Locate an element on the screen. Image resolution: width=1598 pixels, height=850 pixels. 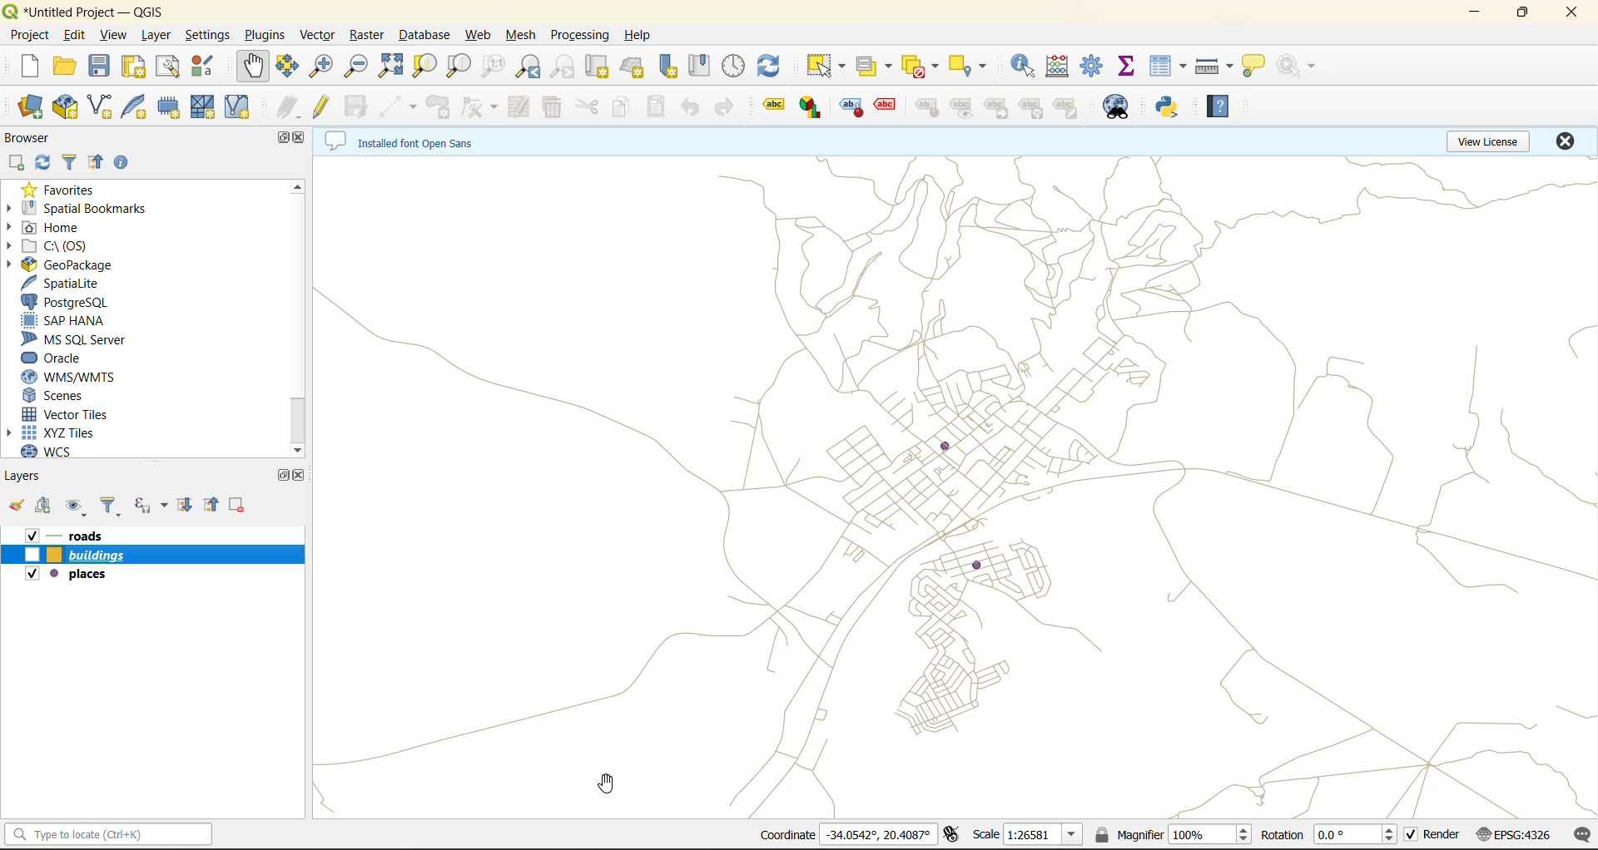
digitize is located at coordinates (396, 106).